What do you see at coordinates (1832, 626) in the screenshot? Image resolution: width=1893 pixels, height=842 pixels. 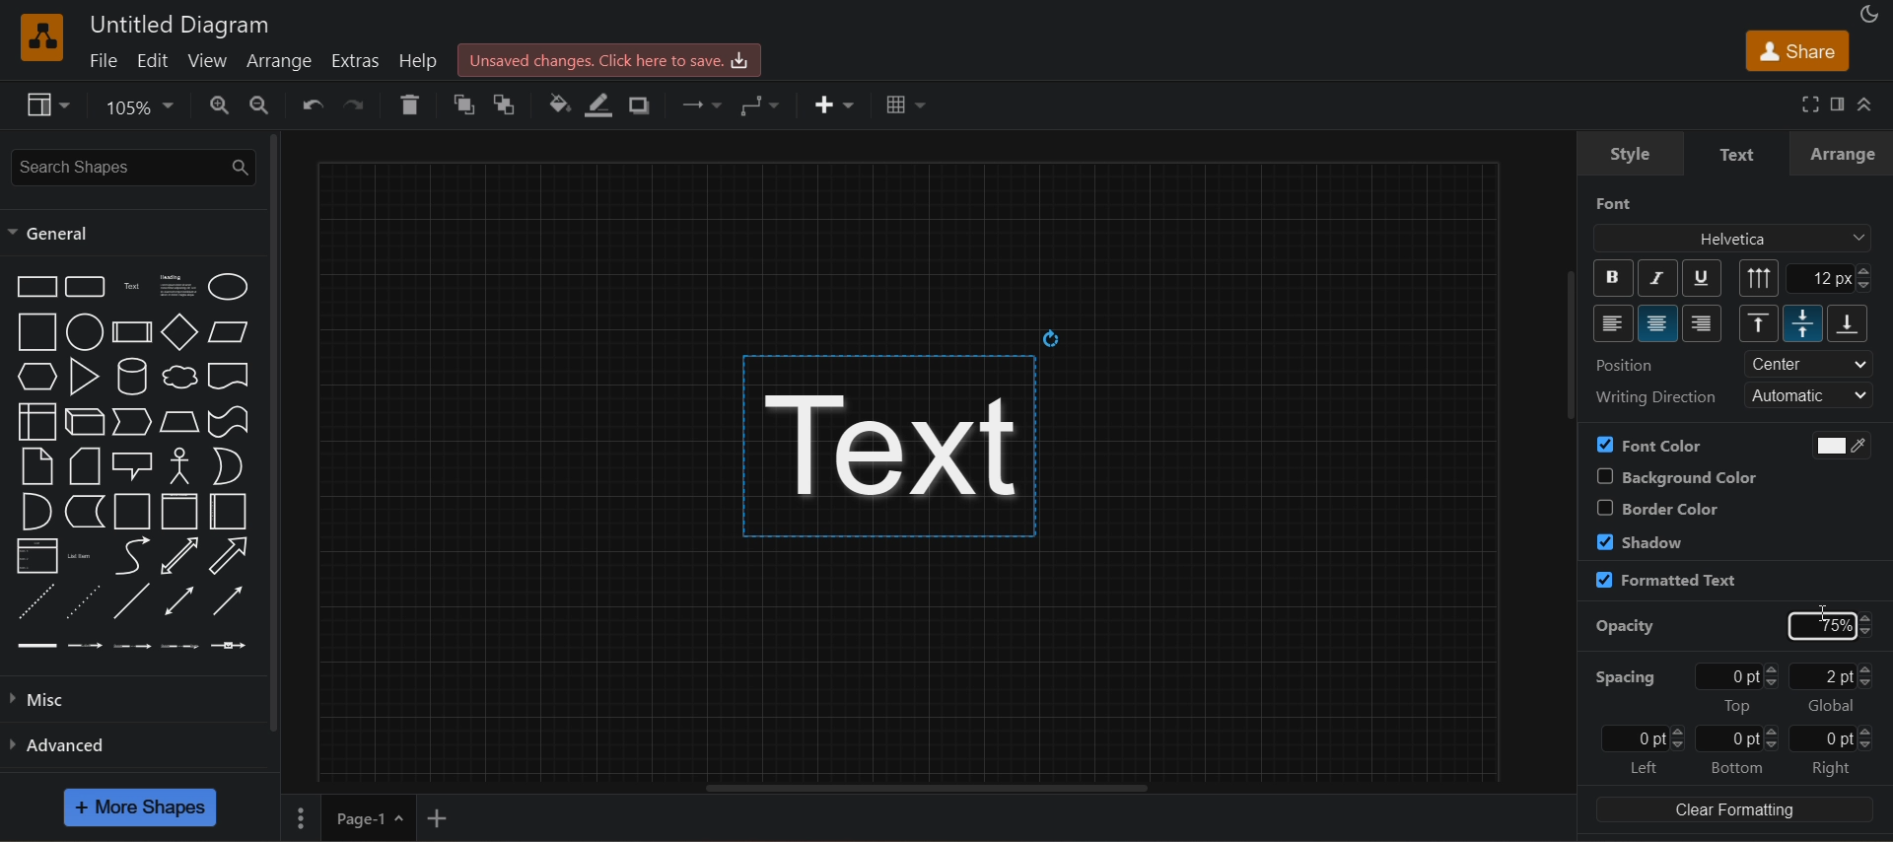 I see `opacity changed to 75% and "ENTER" pressed` at bounding box center [1832, 626].